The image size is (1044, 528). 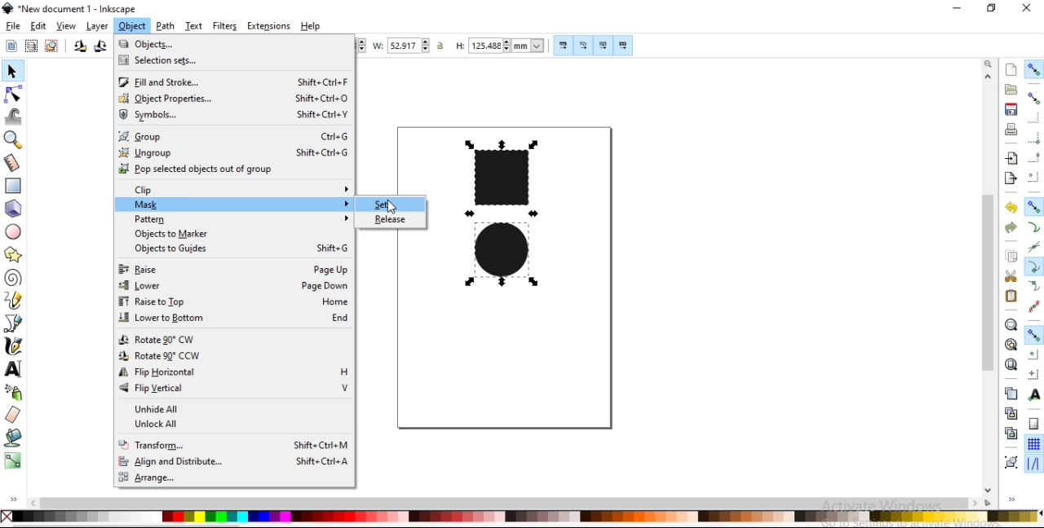 I want to click on view, so click(x=65, y=26).